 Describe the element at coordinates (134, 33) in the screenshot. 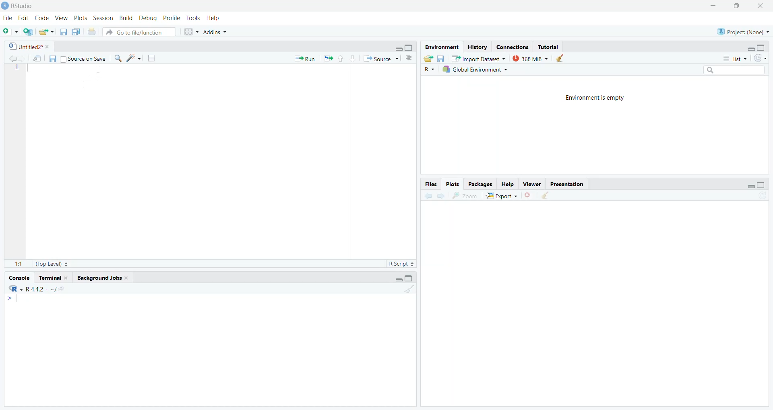

I see `® Go to file/function` at that location.